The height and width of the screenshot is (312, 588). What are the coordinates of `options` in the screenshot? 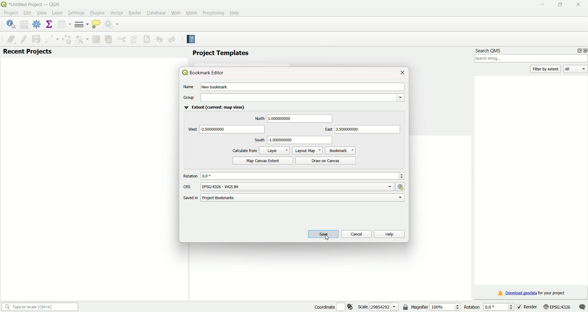 It's located at (578, 50).